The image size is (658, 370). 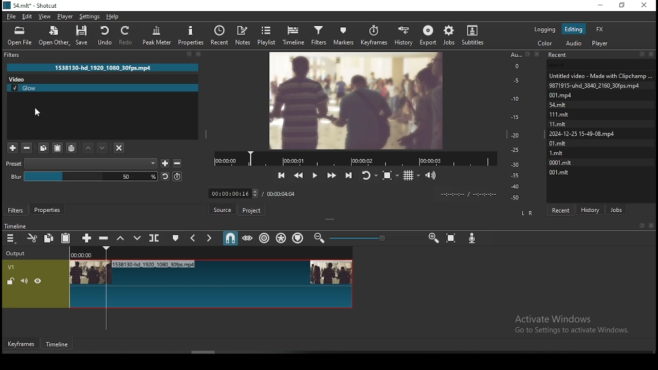 I want to click on undo, so click(x=103, y=34).